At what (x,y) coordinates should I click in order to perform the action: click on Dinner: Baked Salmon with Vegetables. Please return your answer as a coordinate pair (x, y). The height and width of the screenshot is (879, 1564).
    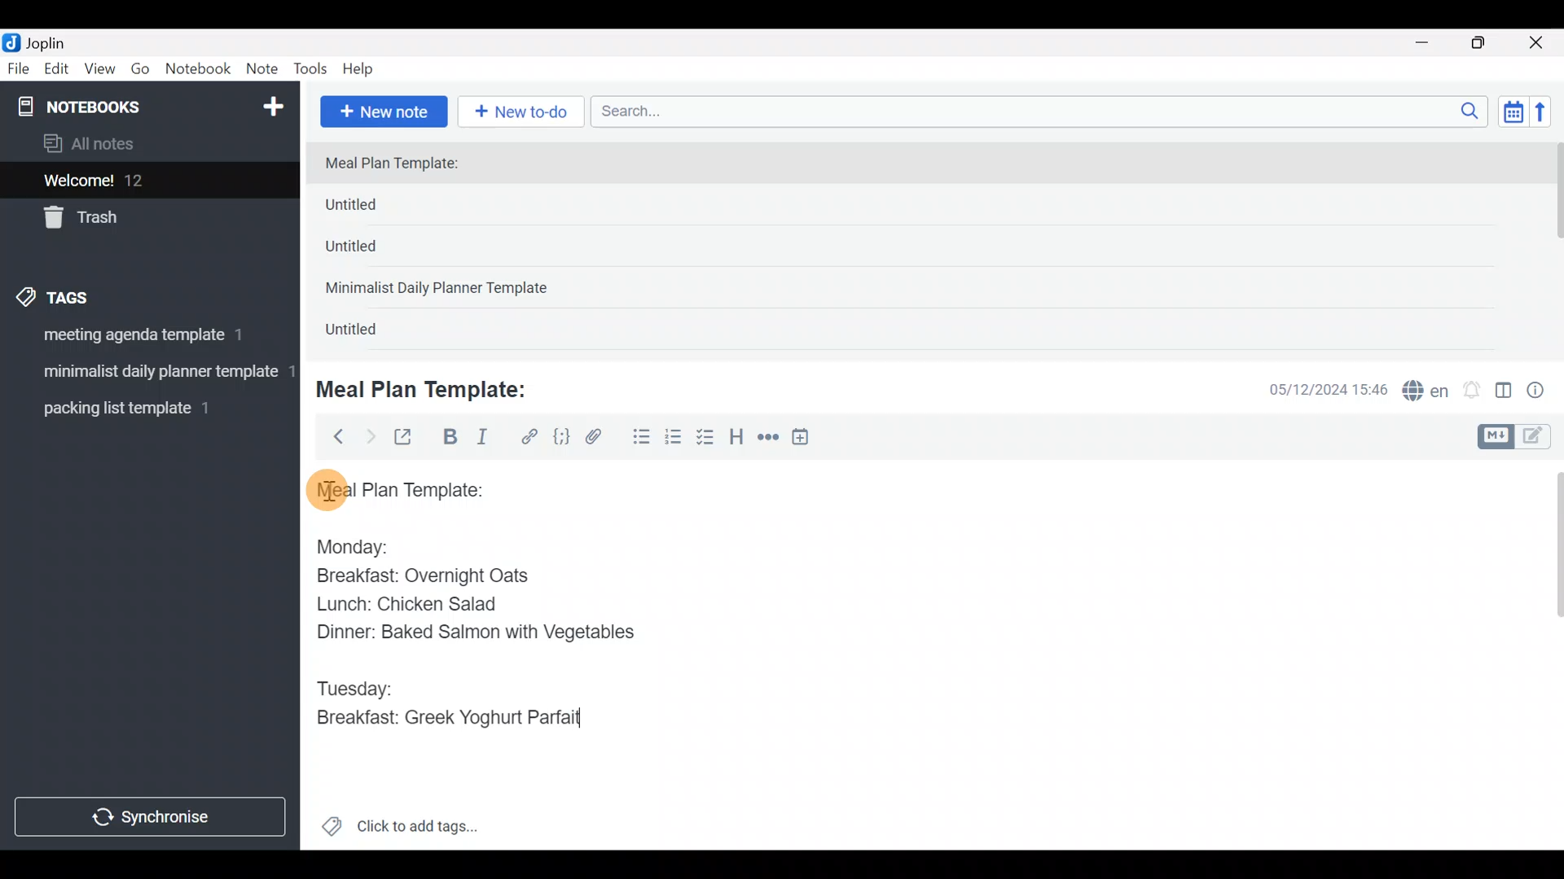
    Looking at the image, I should click on (472, 631).